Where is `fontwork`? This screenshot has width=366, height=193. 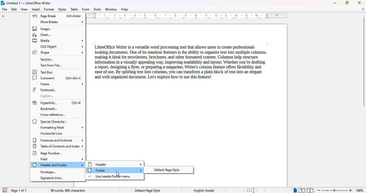 fontwork is located at coordinates (45, 90).